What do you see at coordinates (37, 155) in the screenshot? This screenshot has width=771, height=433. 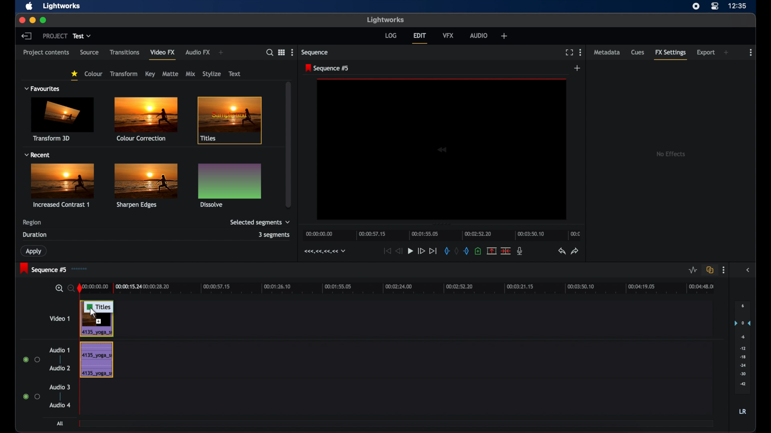 I see `recent` at bounding box center [37, 155].